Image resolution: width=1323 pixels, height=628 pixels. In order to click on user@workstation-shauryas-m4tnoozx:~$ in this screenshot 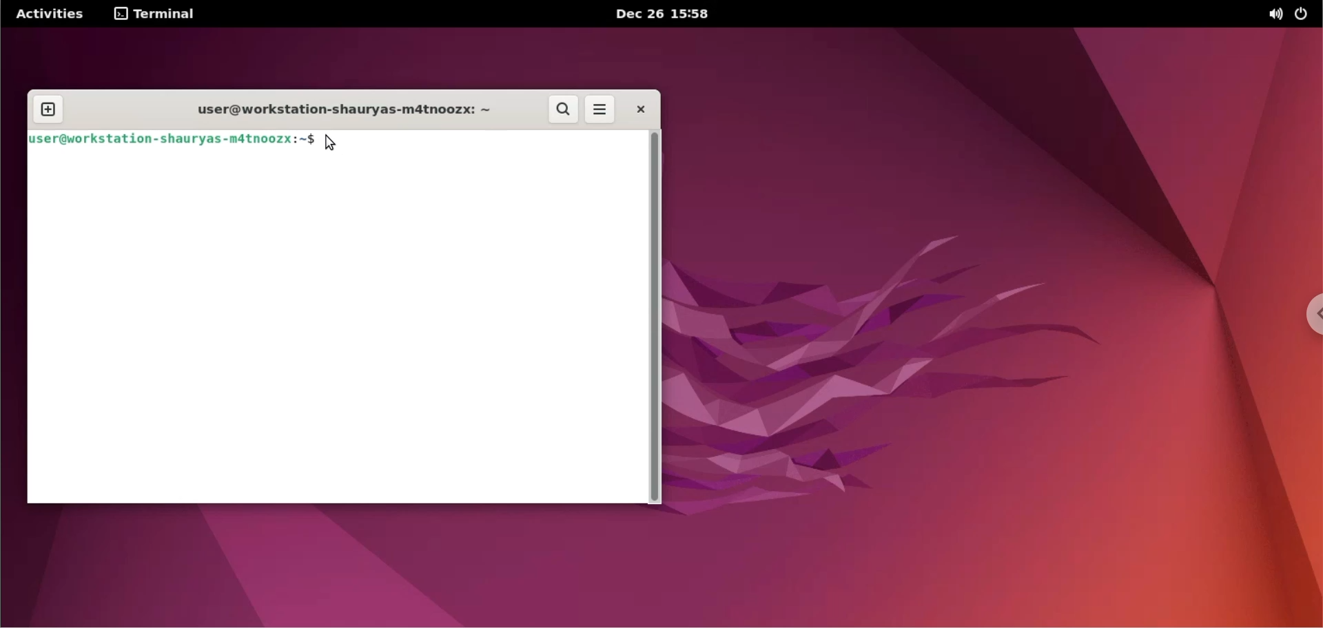, I will do `click(172, 140)`.